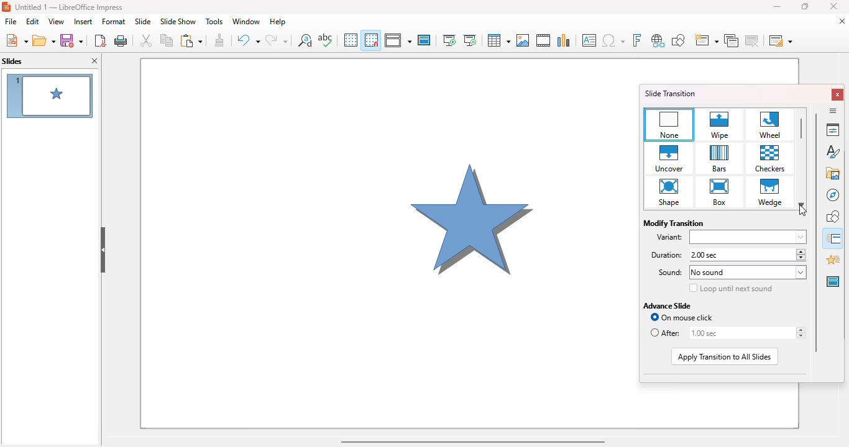 This screenshot has width=849, height=447. Describe the element at coordinates (800, 336) in the screenshot. I see `decrease after time` at that location.